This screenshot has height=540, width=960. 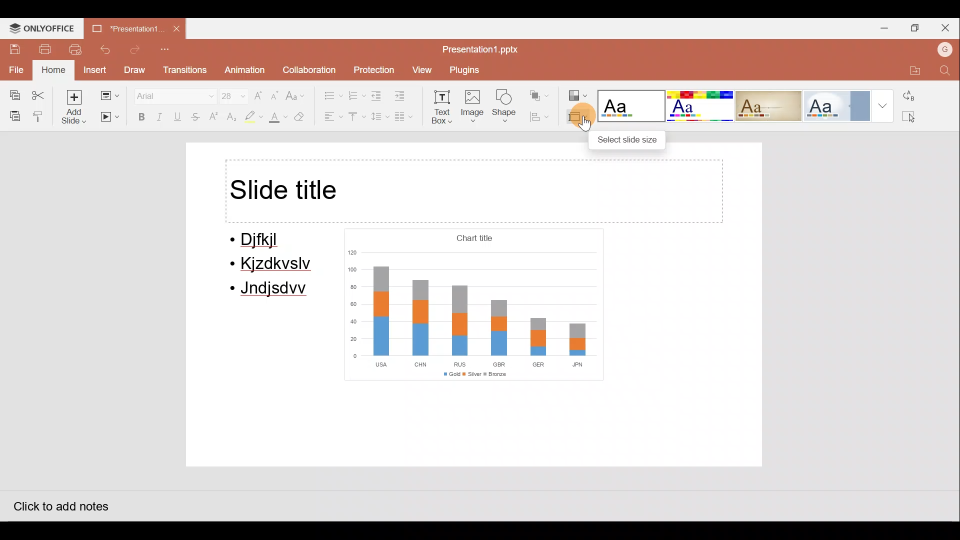 What do you see at coordinates (123, 26) in the screenshot?
I see `Presentation1.` at bounding box center [123, 26].